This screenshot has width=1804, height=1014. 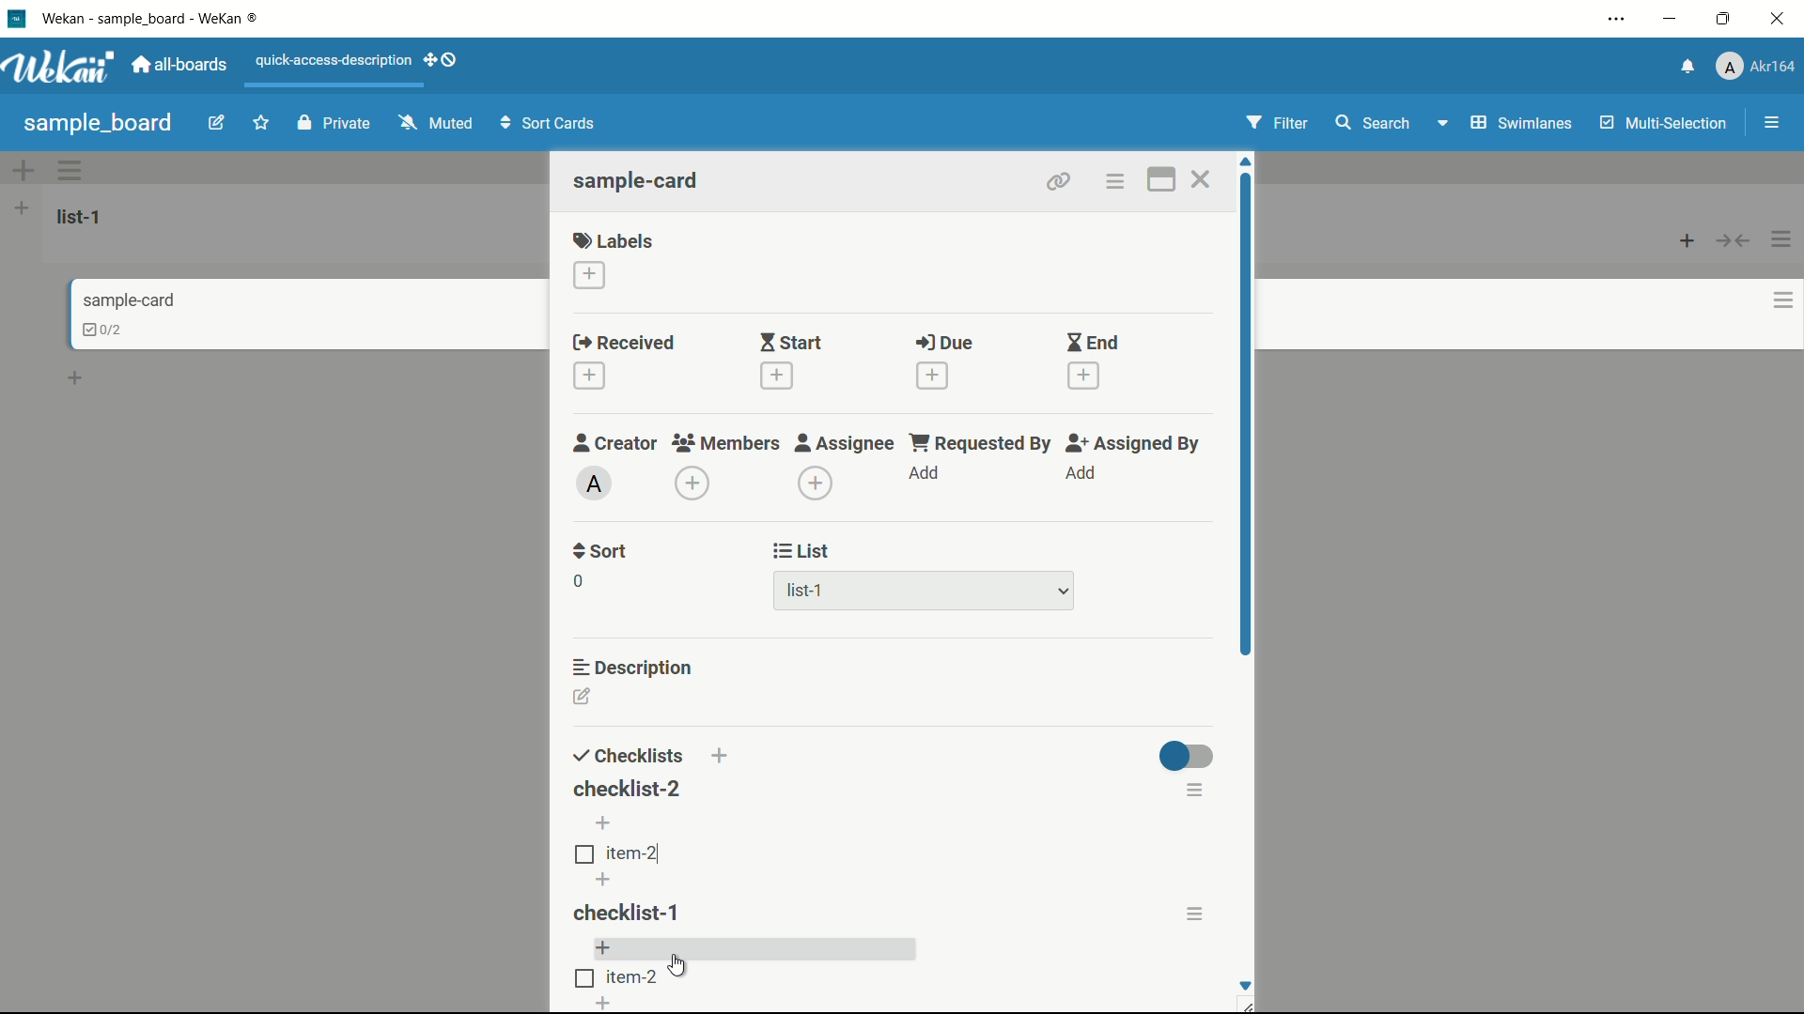 What do you see at coordinates (1783, 300) in the screenshot?
I see `card actions` at bounding box center [1783, 300].